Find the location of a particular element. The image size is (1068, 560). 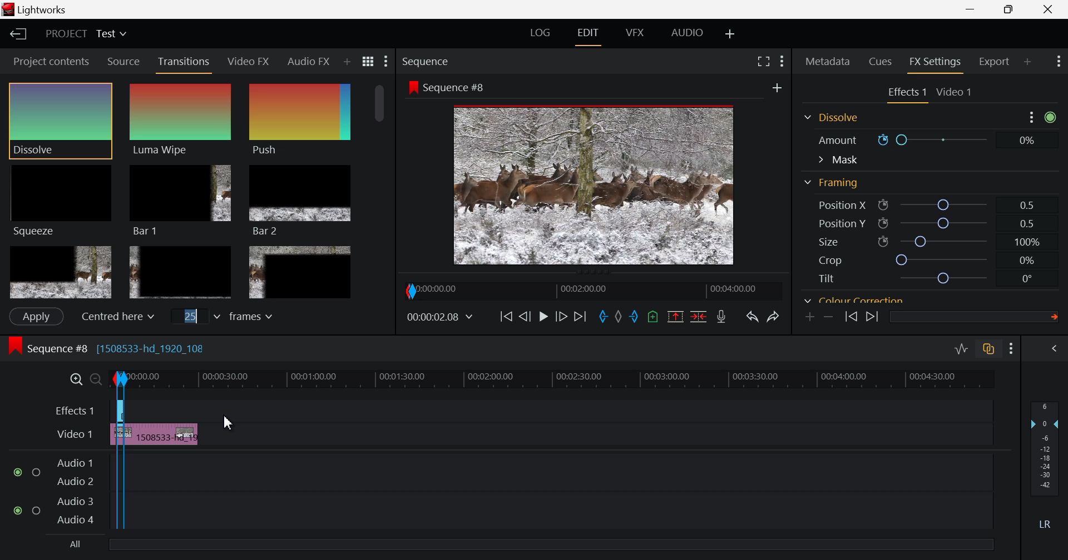

Audio Level is located at coordinates (1048, 466).